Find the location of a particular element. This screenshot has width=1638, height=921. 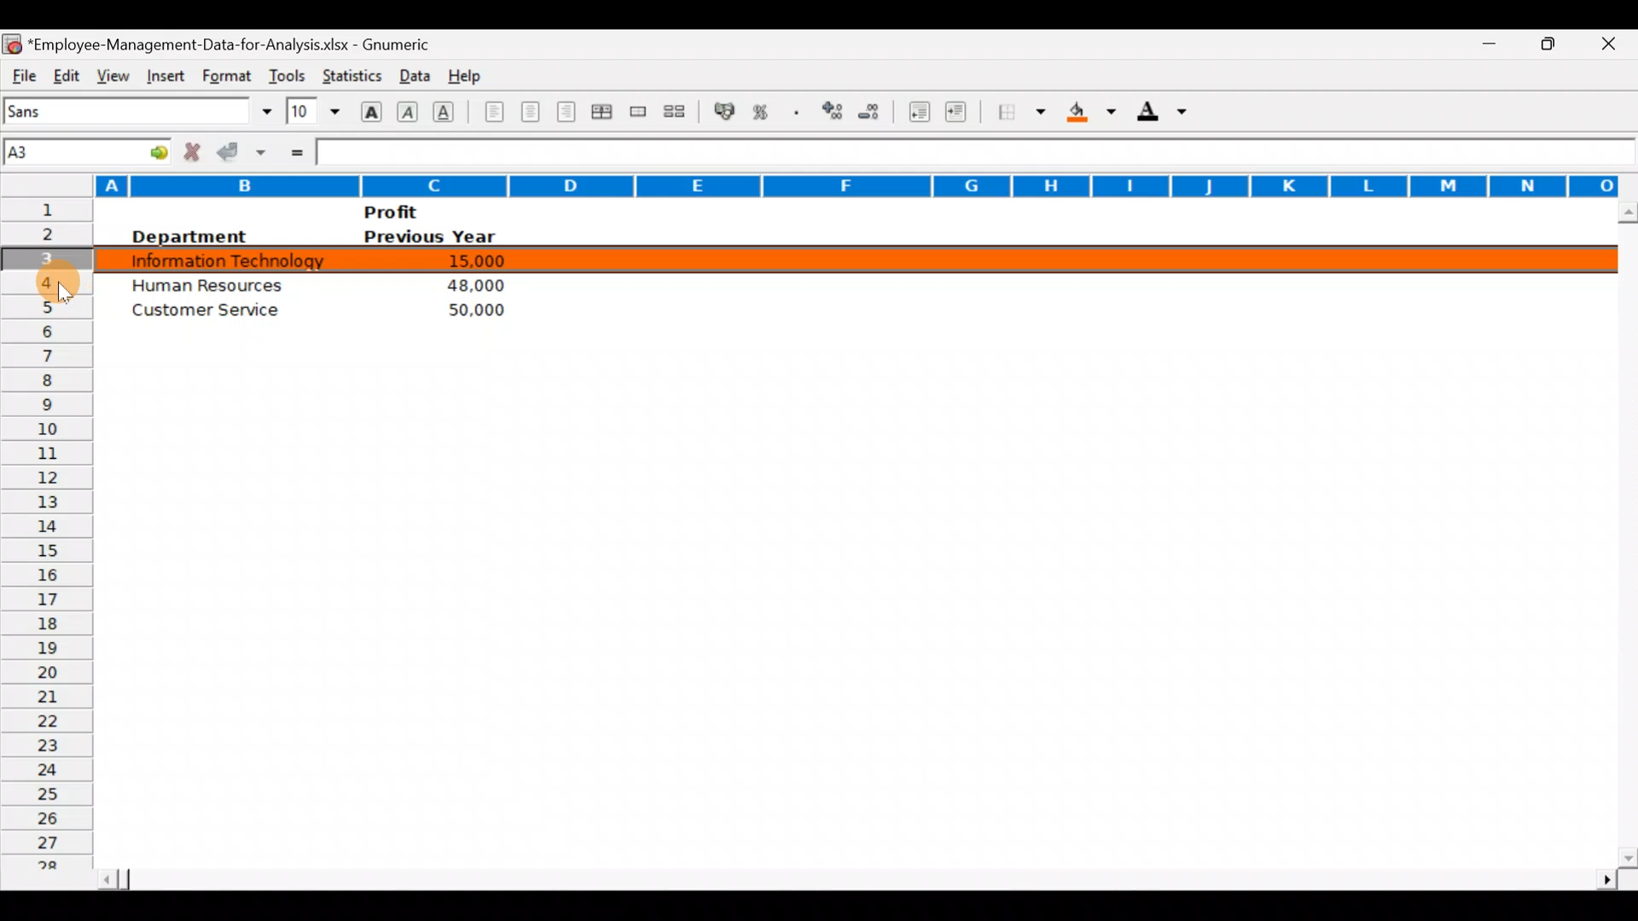

Statistics is located at coordinates (350, 72).